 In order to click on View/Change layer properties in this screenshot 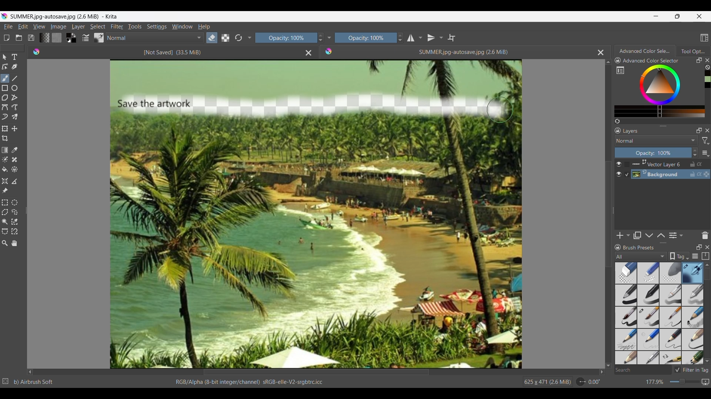, I will do `click(677, 235)`.